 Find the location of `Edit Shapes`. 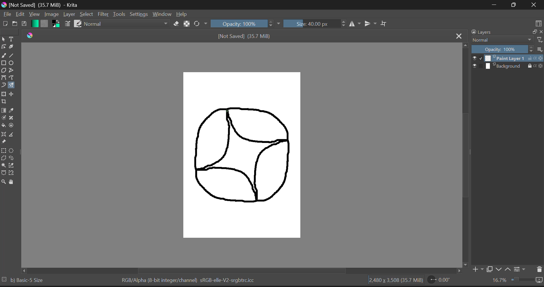

Edit Shapes is located at coordinates (4, 47).